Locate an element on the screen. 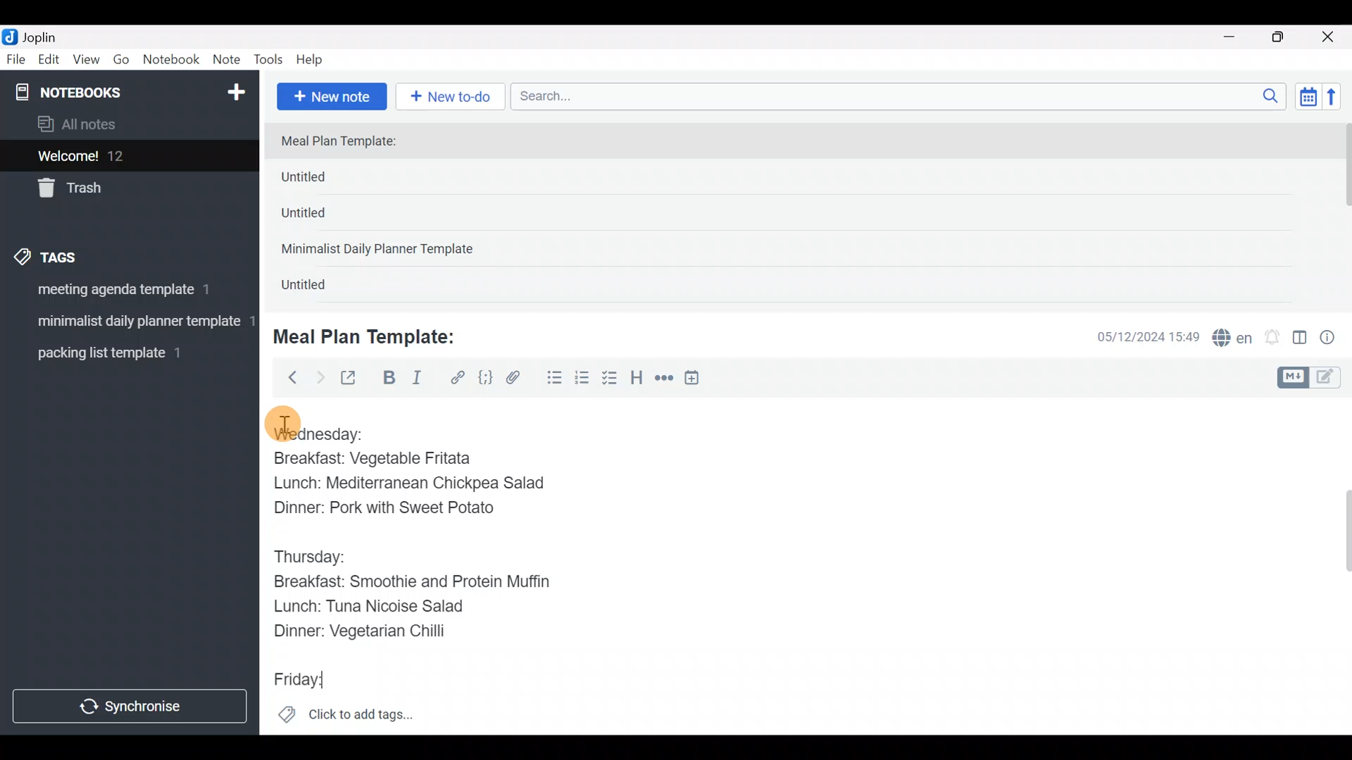 This screenshot has height=760, width=1352. Friday: is located at coordinates (303, 680).